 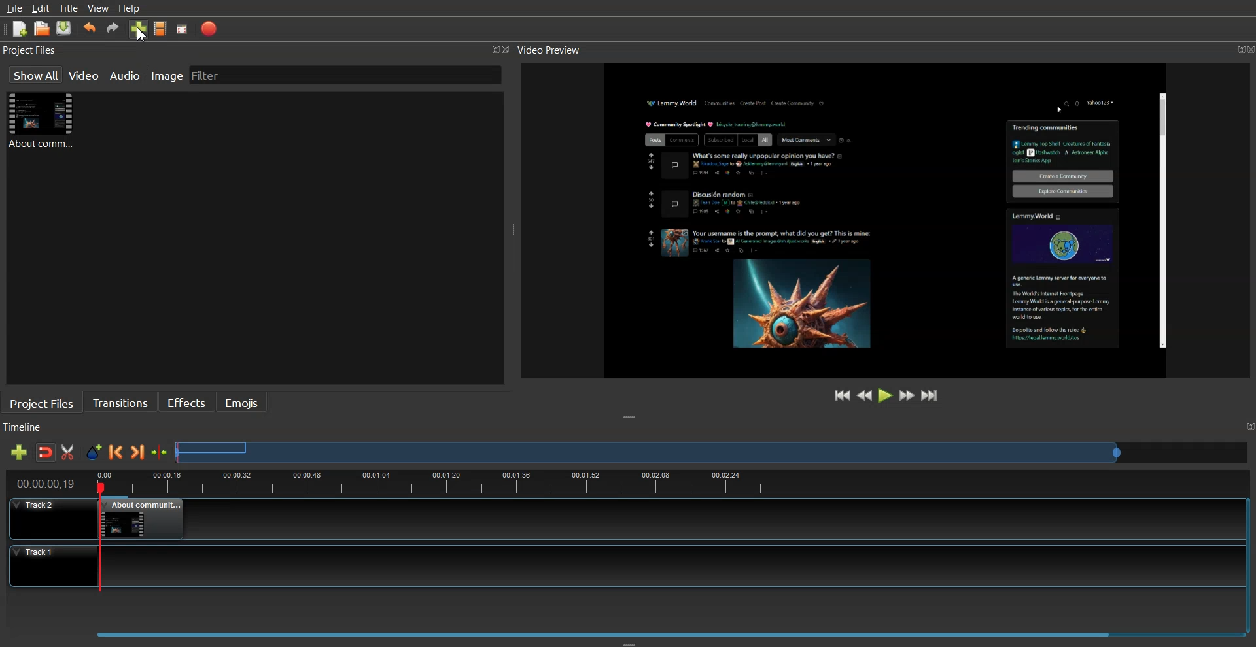 What do you see at coordinates (160, 452) in the screenshot?
I see `Center the timeline on the playhead` at bounding box center [160, 452].